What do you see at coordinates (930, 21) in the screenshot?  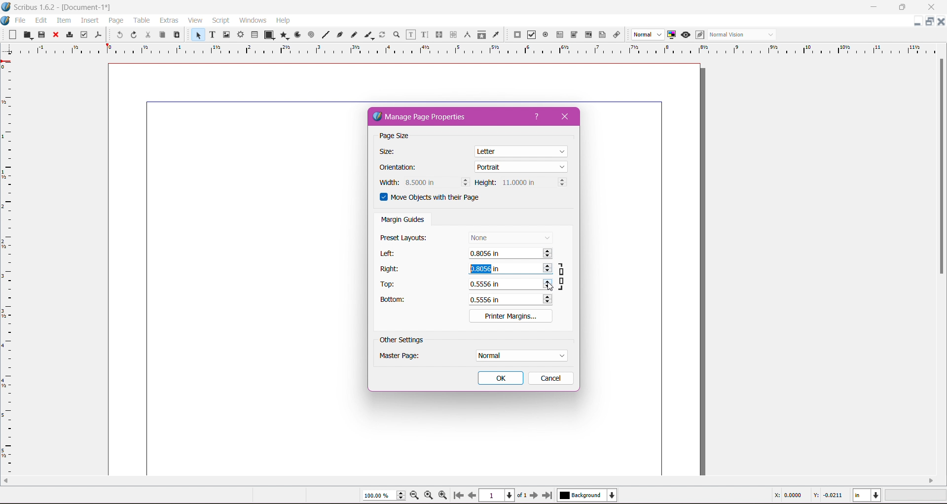 I see `Restore Down Document` at bounding box center [930, 21].